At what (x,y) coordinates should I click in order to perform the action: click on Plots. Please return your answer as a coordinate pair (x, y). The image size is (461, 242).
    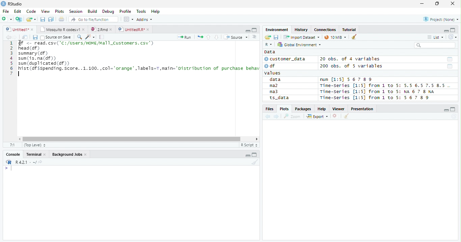
    Looking at the image, I should click on (284, 109).